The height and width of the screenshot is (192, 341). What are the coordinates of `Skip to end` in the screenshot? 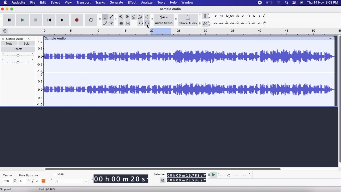 It's located at (63, 20).